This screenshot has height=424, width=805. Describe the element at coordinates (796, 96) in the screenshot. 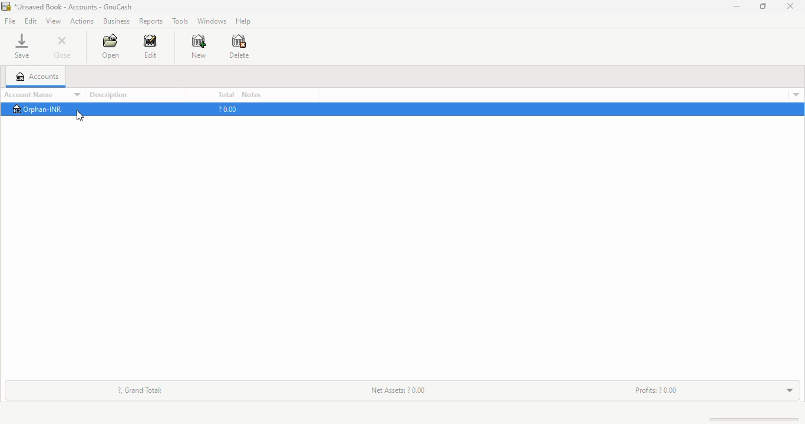

I see `account details` at that location.